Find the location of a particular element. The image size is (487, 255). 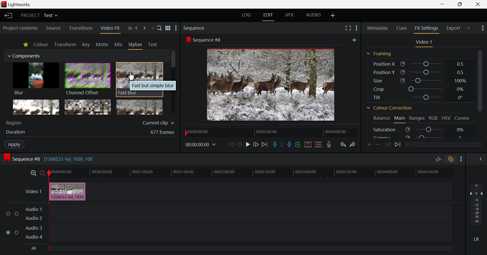

Frame Time is located at coordinates (201, 144).